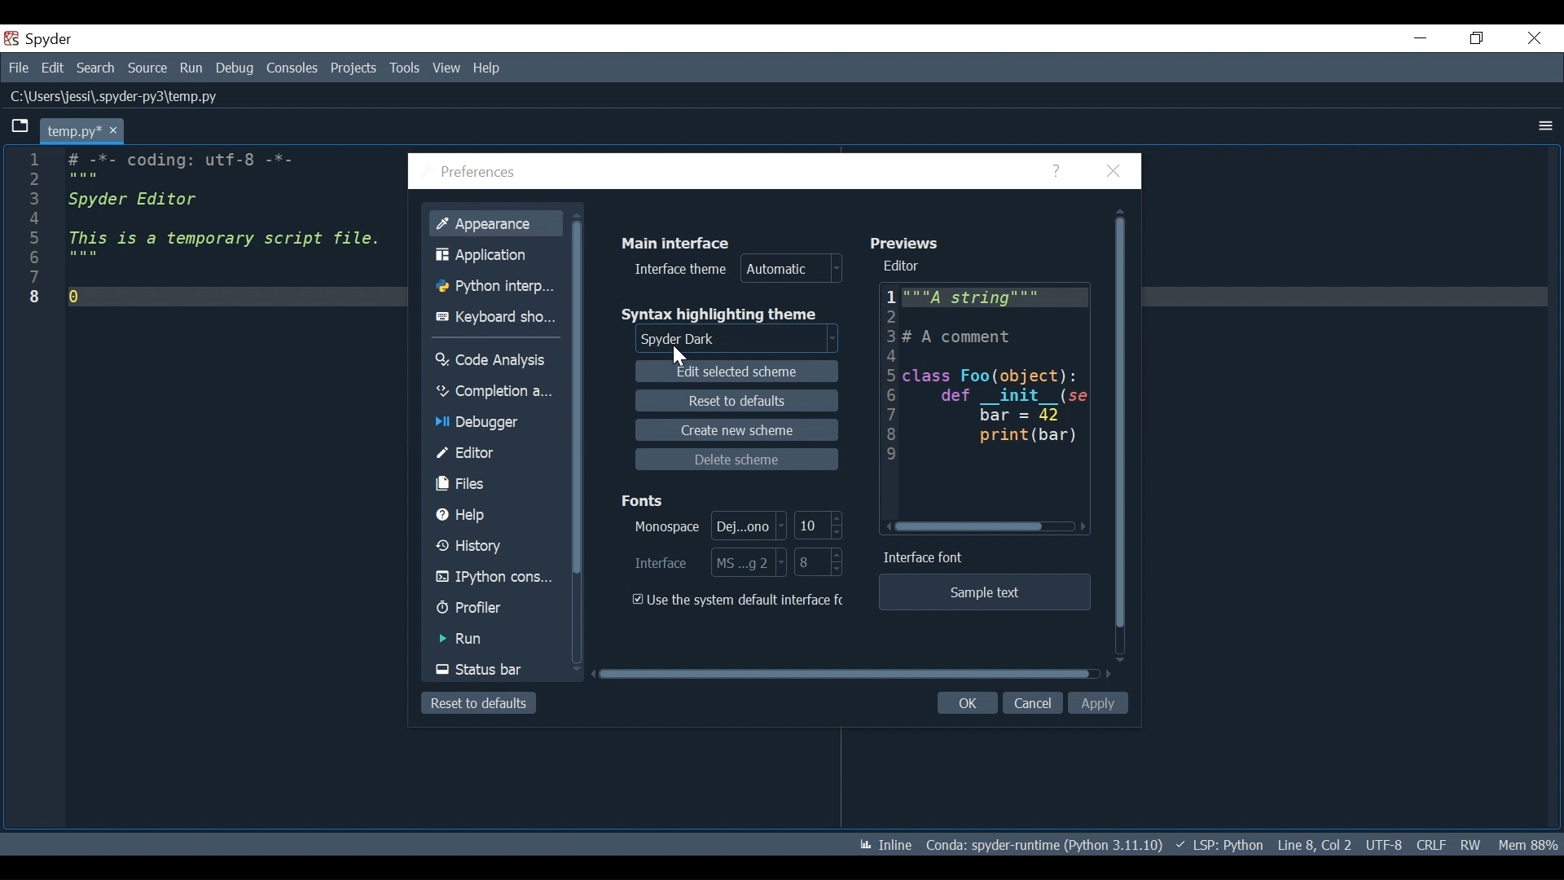  What do you see at coordinates (984, 398) in the screenshot?
I see `Editor Preview` at bounding box center [984, 398].